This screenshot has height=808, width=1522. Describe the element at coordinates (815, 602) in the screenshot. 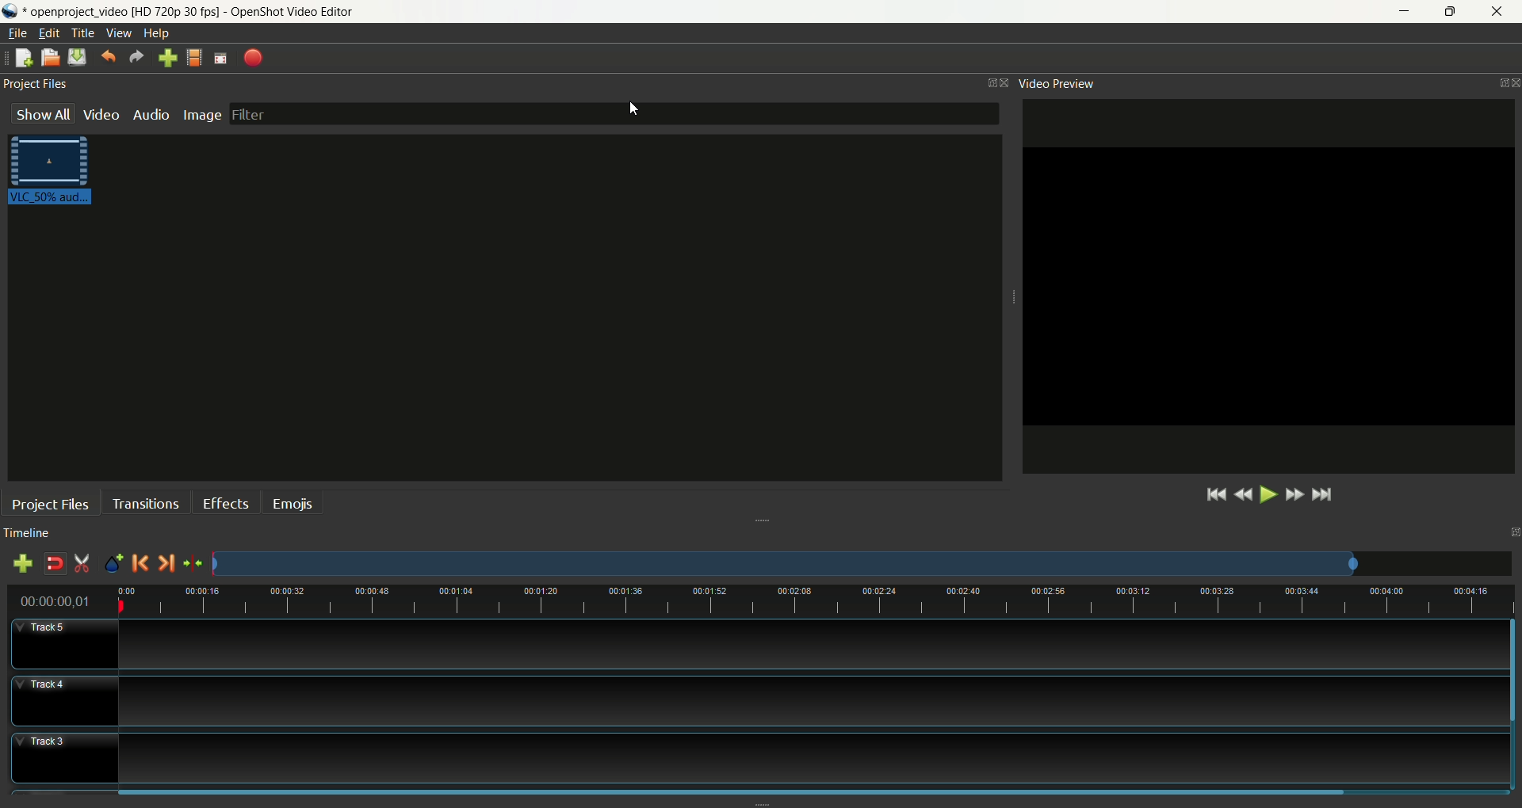

I see `timeline` at that location.